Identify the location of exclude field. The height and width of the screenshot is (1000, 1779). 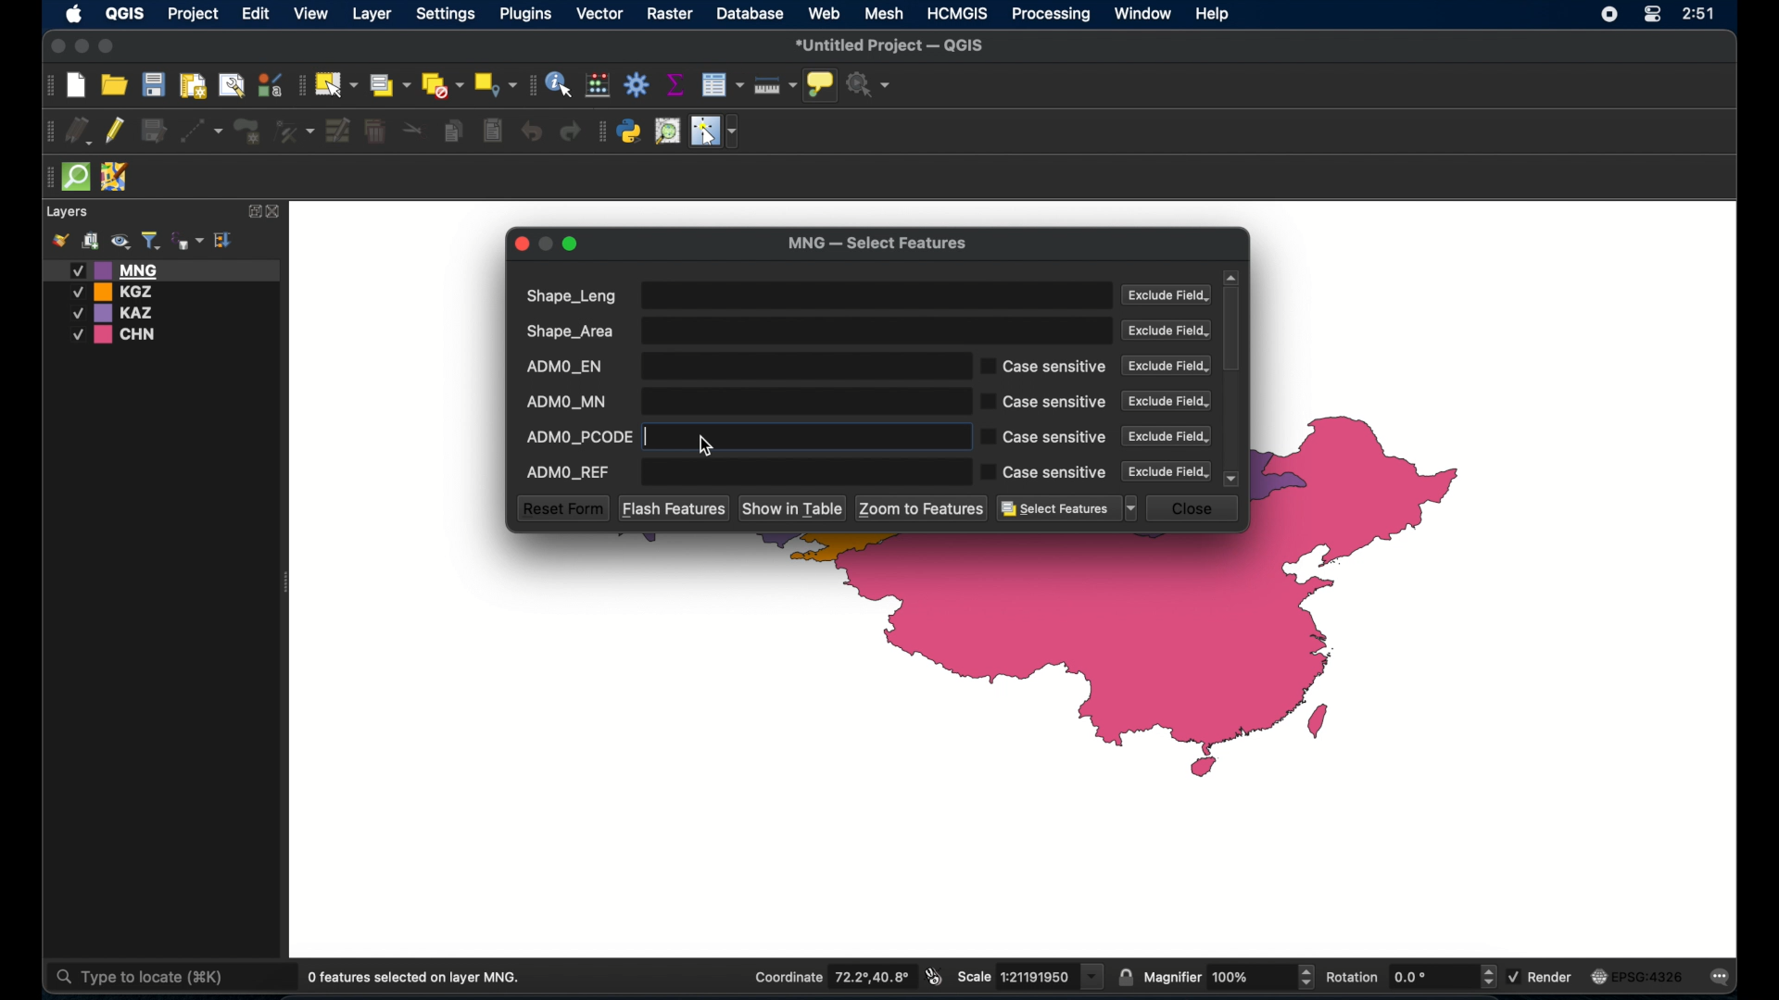
(1167, 331).